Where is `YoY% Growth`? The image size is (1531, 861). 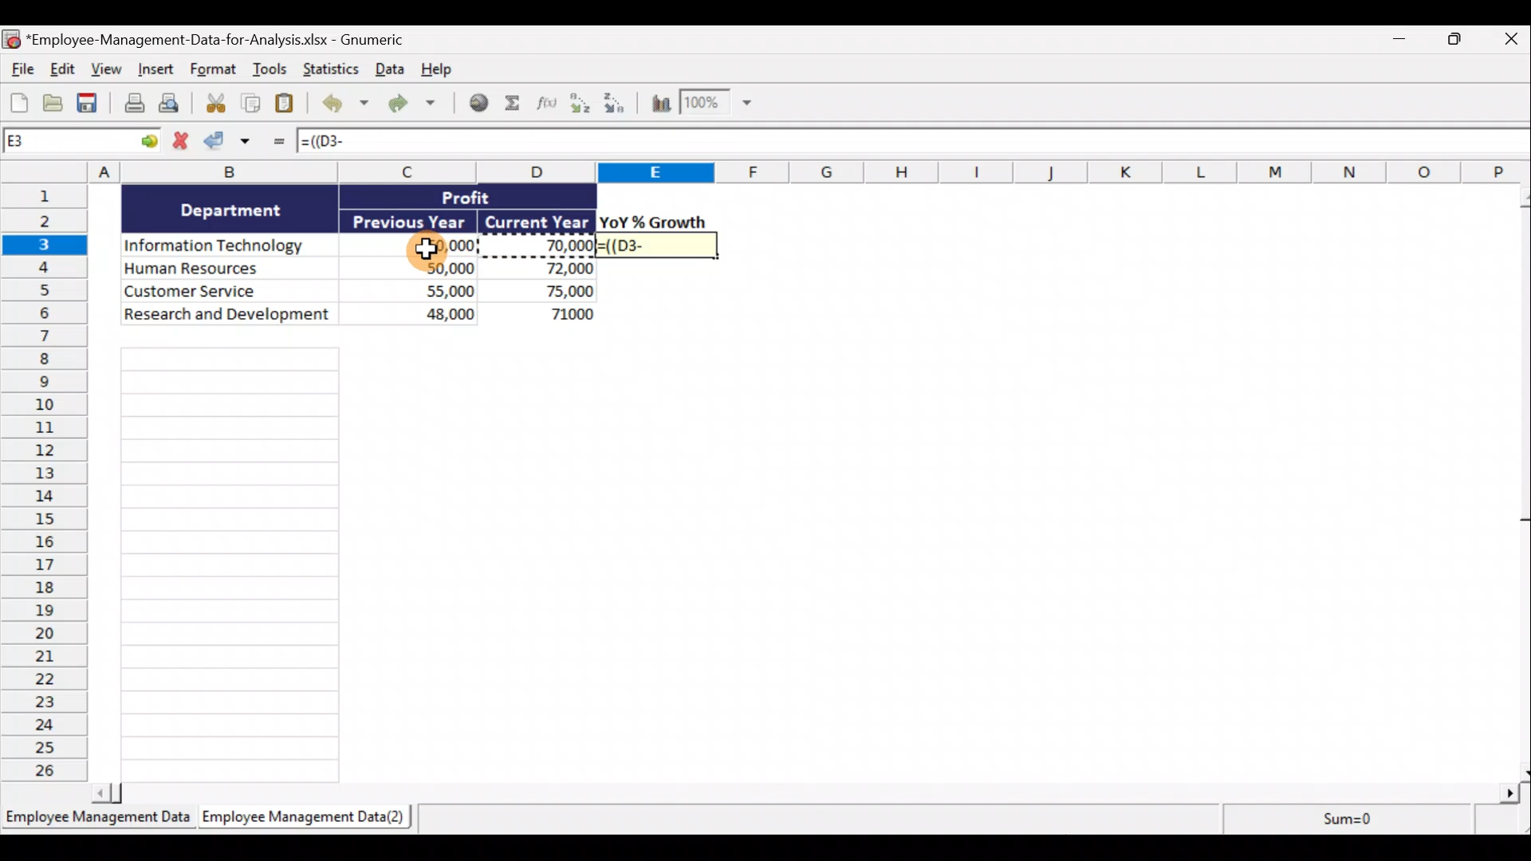 YoY% Growth is located at coordinates (654, 222).